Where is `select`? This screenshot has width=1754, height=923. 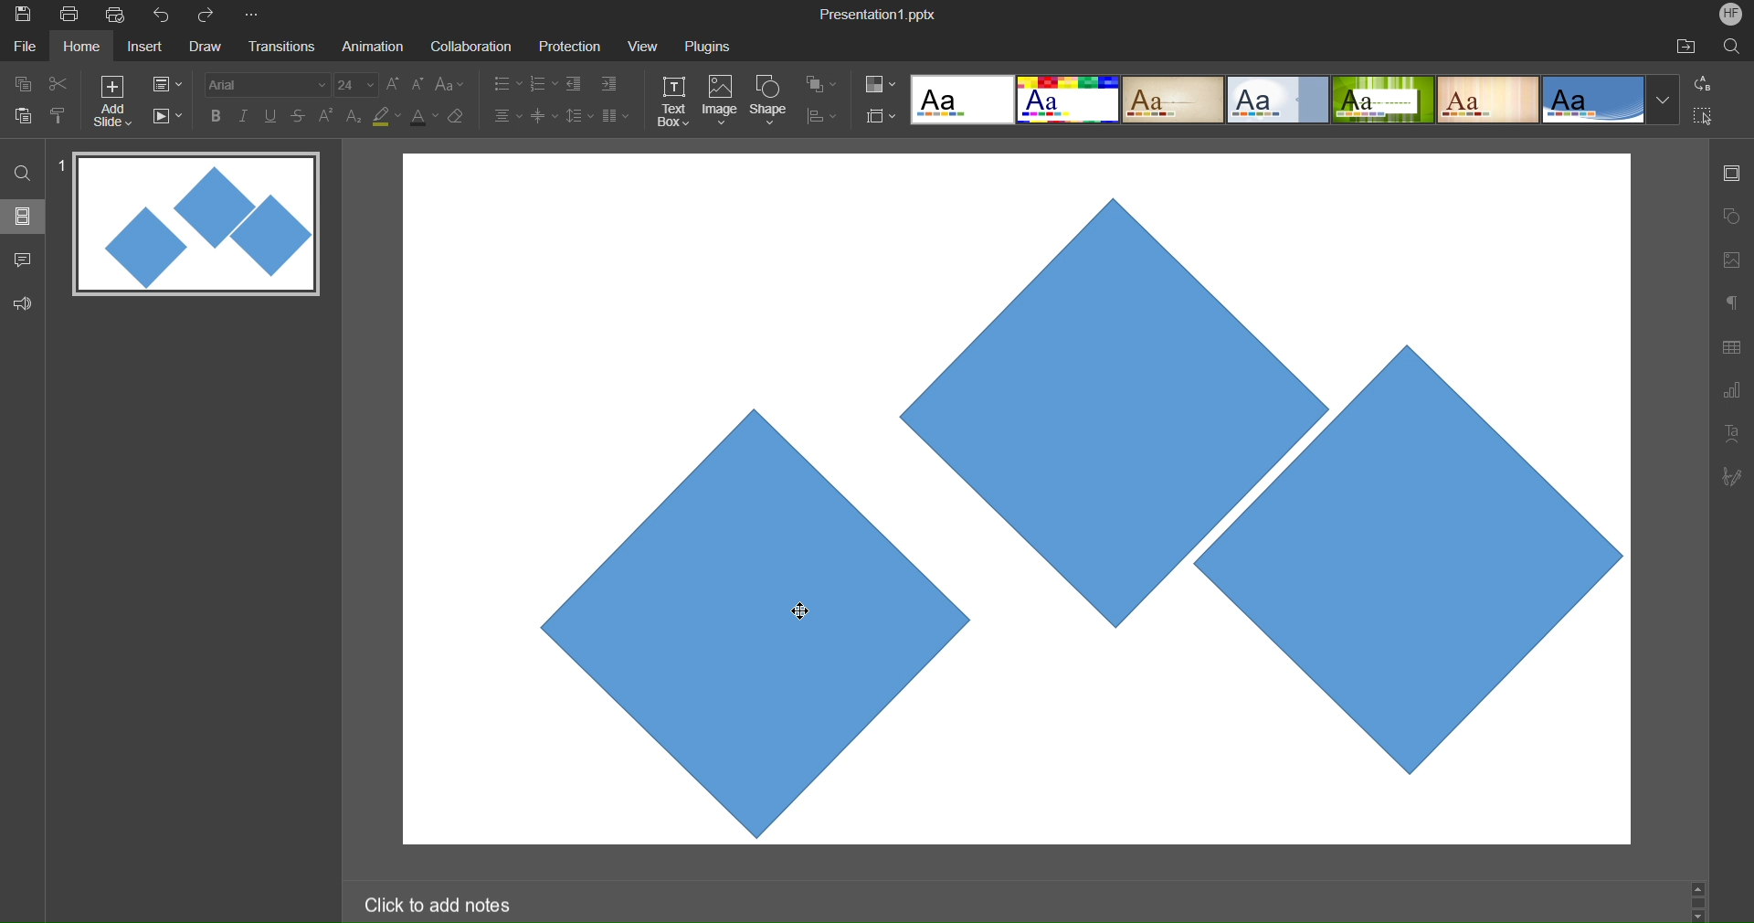 select is located at coordinates (1710, 119).